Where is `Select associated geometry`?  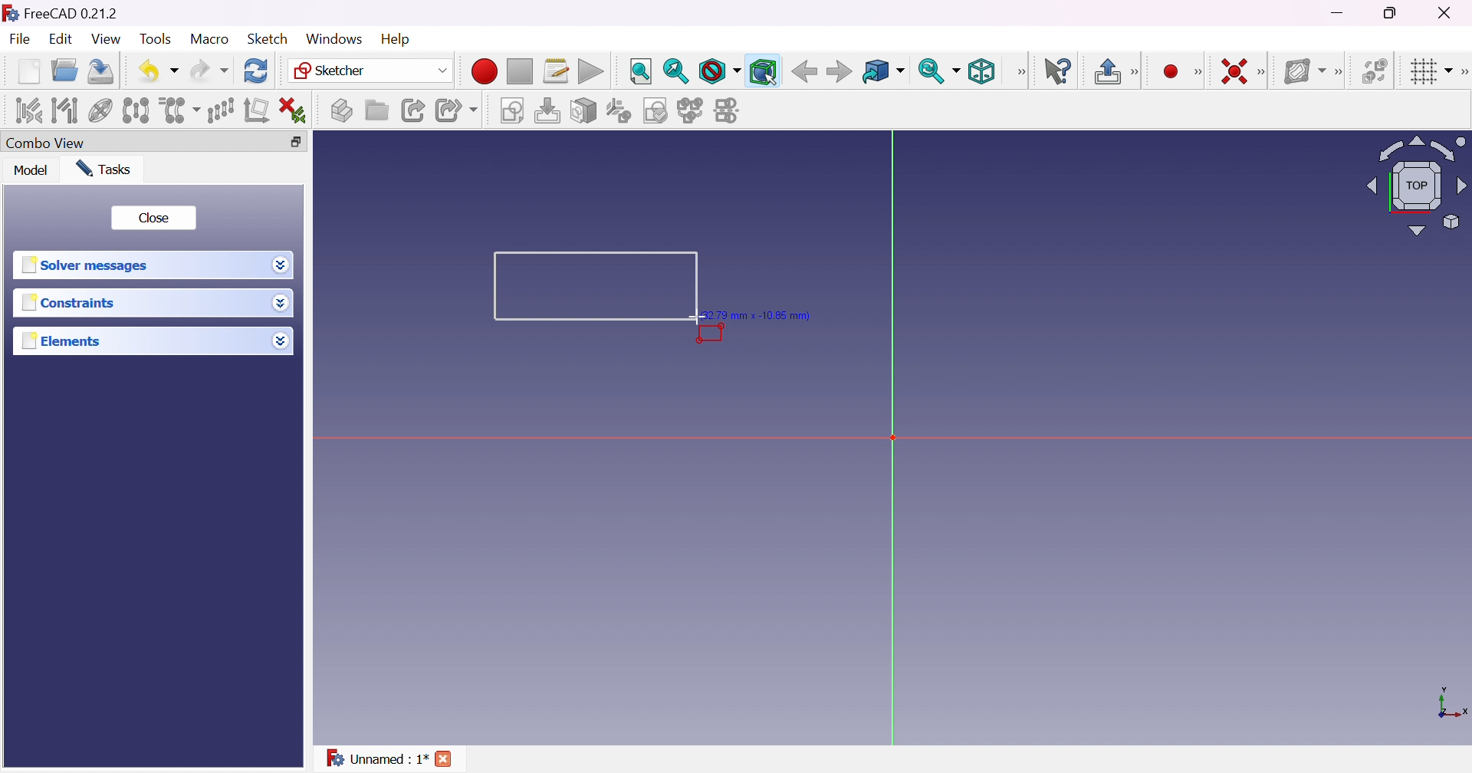 Select associated geometry is located at coordinates (64, 110).